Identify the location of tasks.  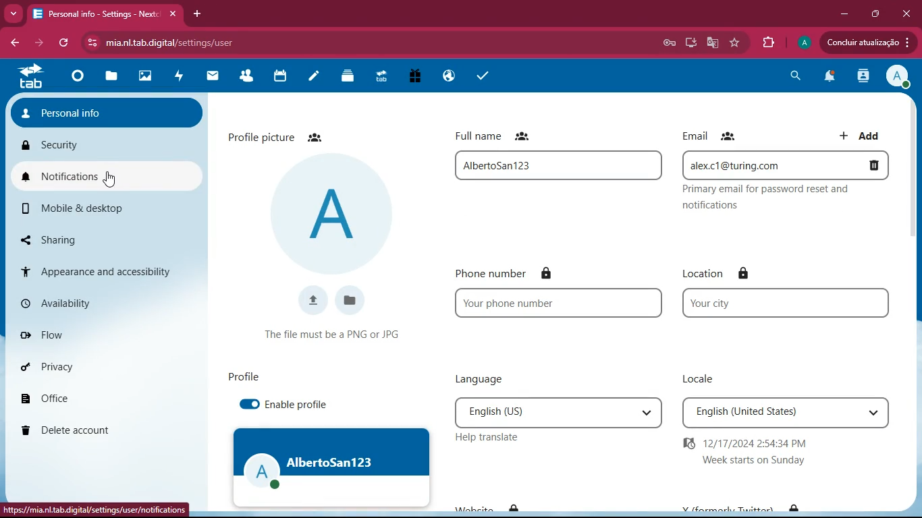
(483, 75).